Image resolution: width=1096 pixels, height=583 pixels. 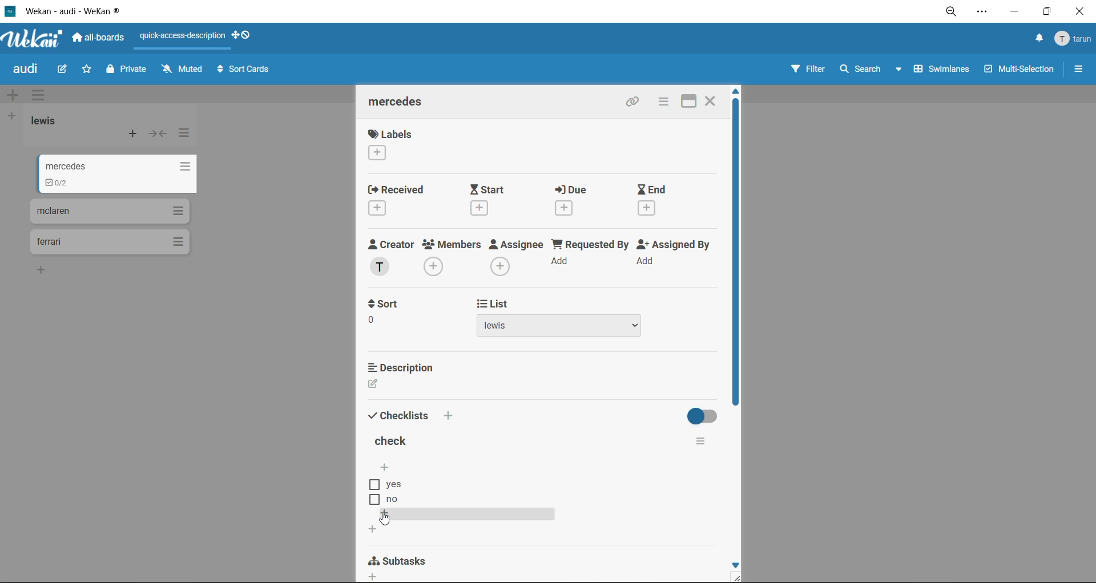 What do you see at coordinates (705, 415) in the screenshot?
I see `hide completed checklists` at bounding box center [705, 415].